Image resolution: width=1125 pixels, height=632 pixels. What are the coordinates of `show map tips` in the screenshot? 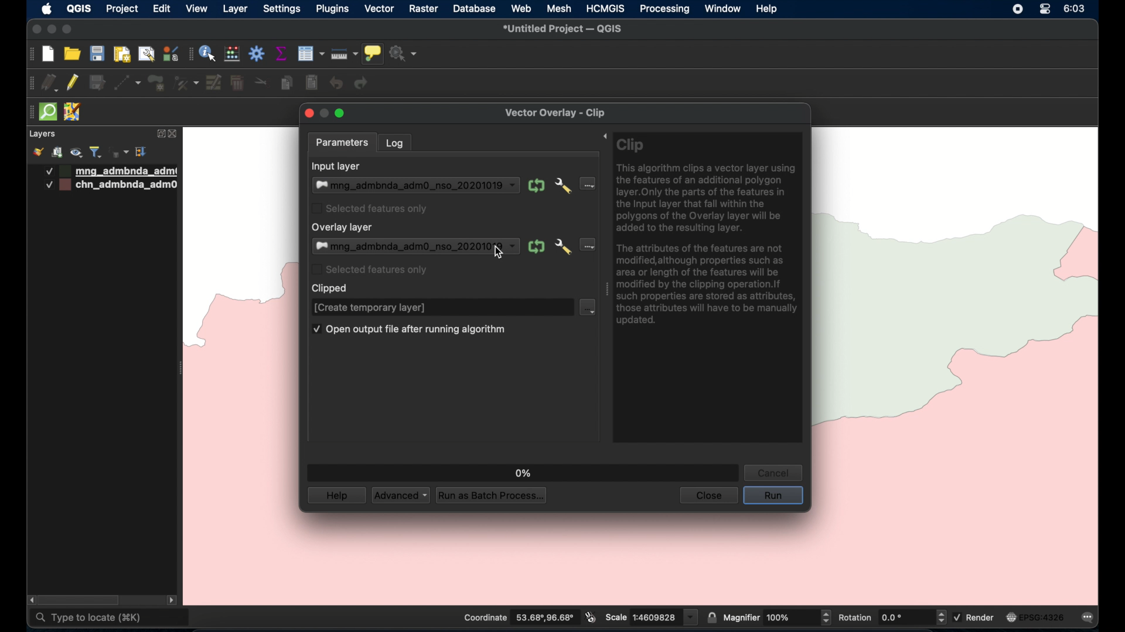 It's located at (373, 54).